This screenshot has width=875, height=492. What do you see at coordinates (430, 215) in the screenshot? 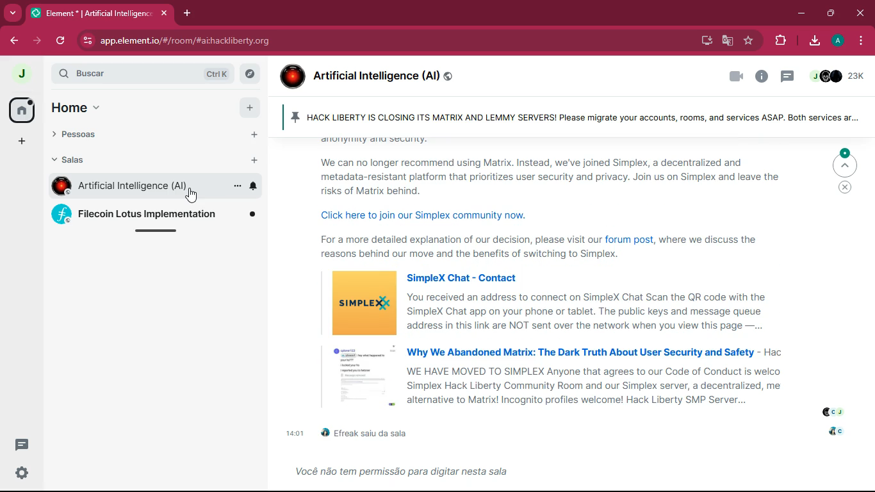
I see `click here to join our simplex community now.` at bounding box center [430, 215].